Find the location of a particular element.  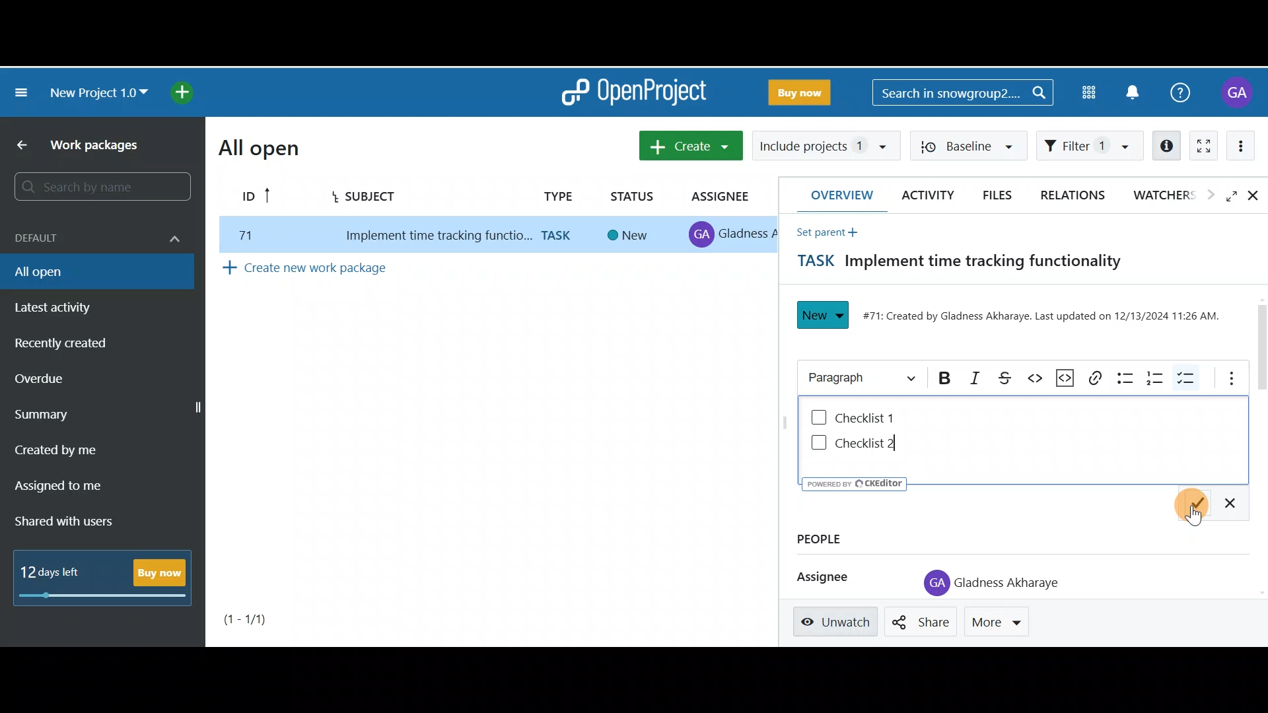

Search bar is located at coordinates (966, 90).